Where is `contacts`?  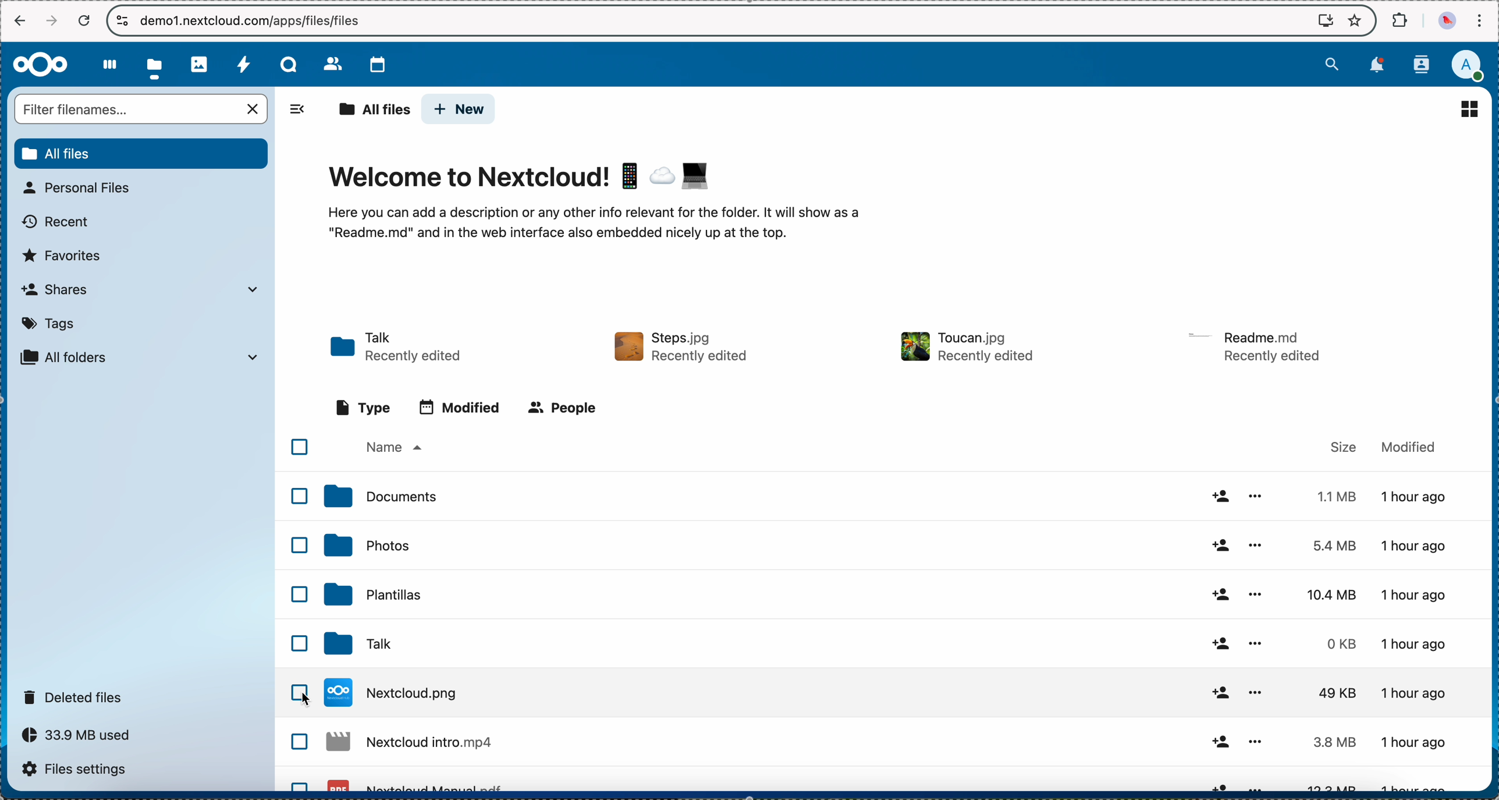 contacts is located at coordinates (325, 61).